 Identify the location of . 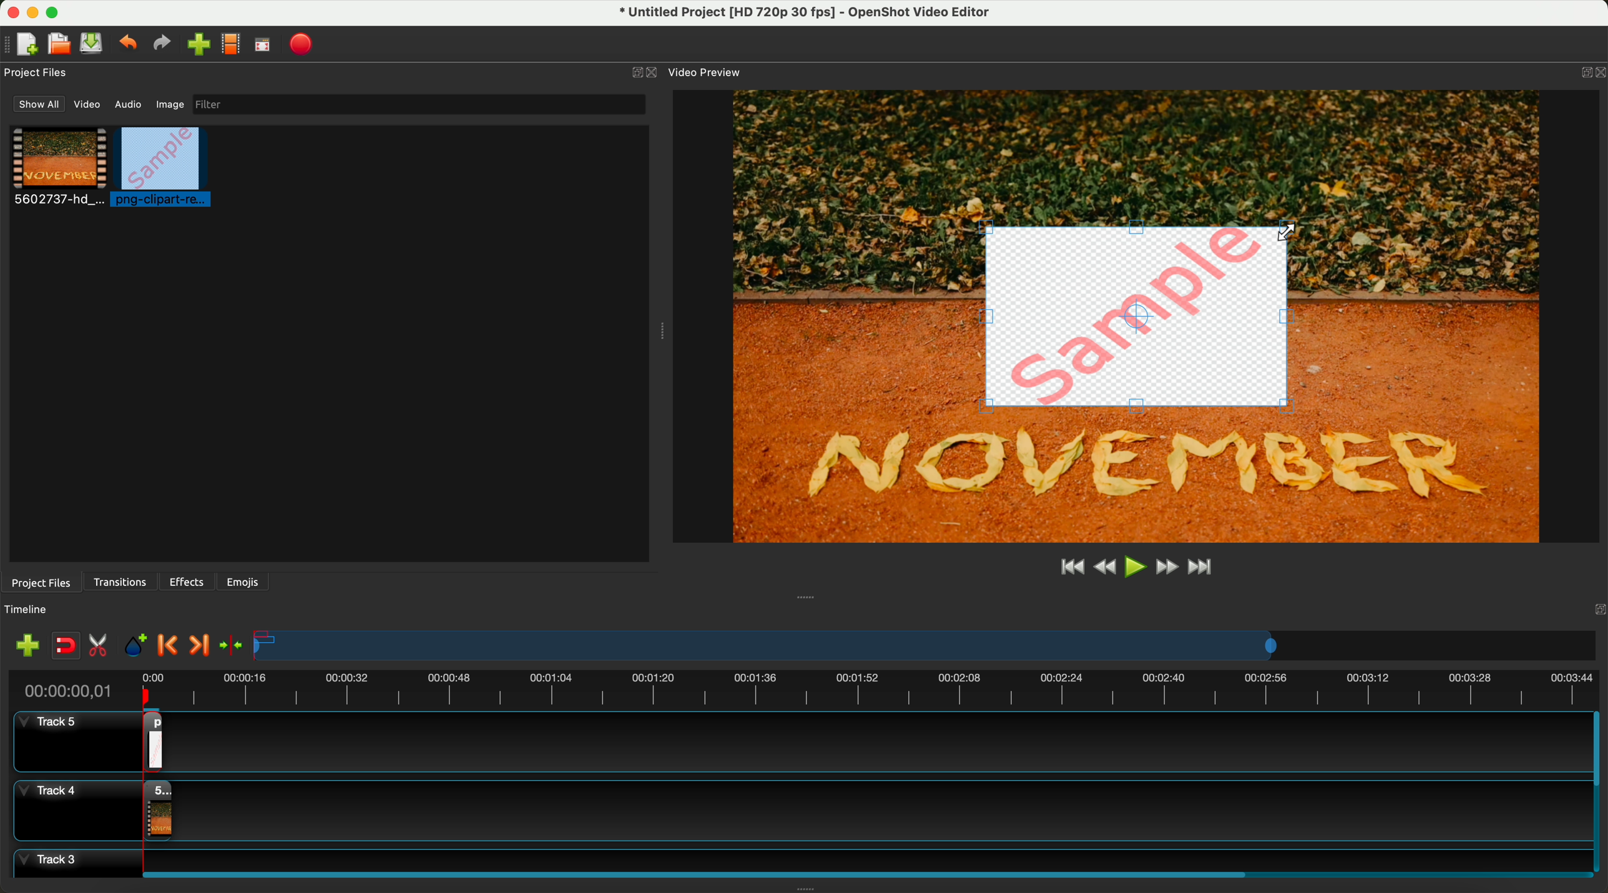
(1596, 608).